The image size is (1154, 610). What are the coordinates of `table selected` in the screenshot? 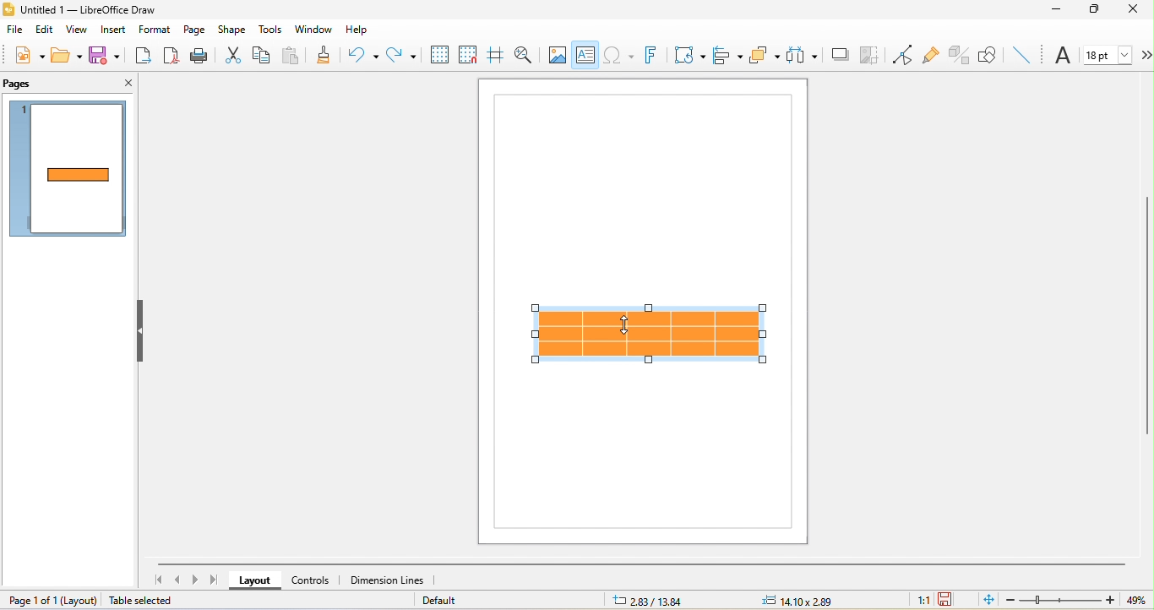 It's located at (144, 602).